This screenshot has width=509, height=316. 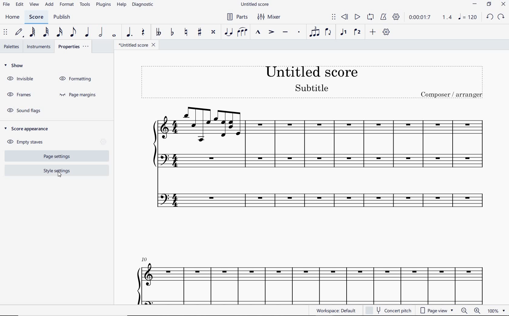 What do you see at coordinates (396, 16) in the screenshot?
I see `PLAYBACK SETTINGS` at bounding box center [396, 16].